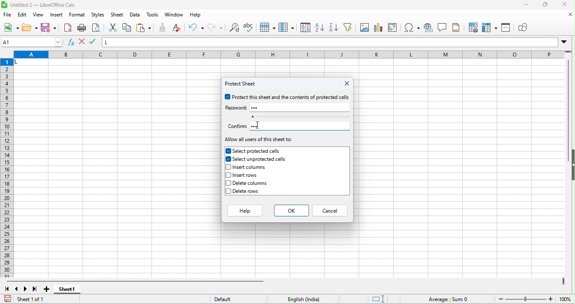 The width and height of the screenshot is (575, 304). What do you see at coordinates (306, 27) in the screenshot?
I see `sort` at bounding box center [306, 27].